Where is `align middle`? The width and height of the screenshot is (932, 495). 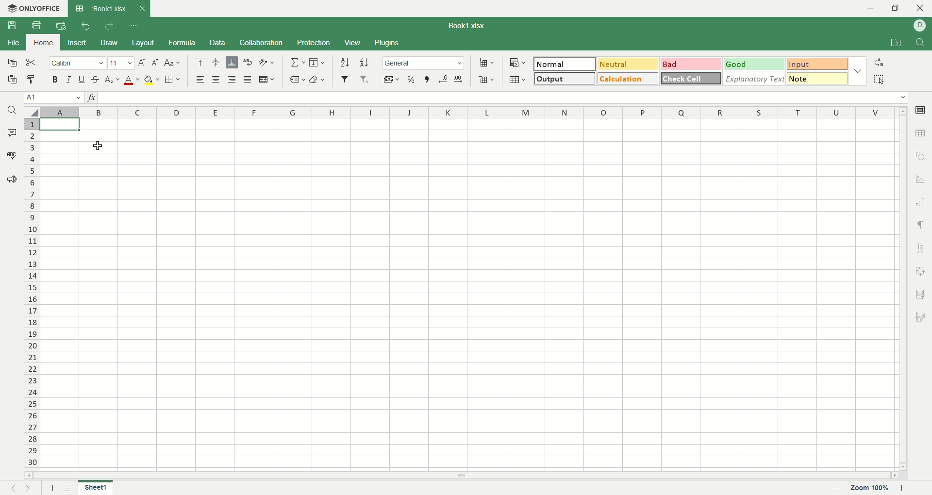 align middle is located at coordinates (217, 63).